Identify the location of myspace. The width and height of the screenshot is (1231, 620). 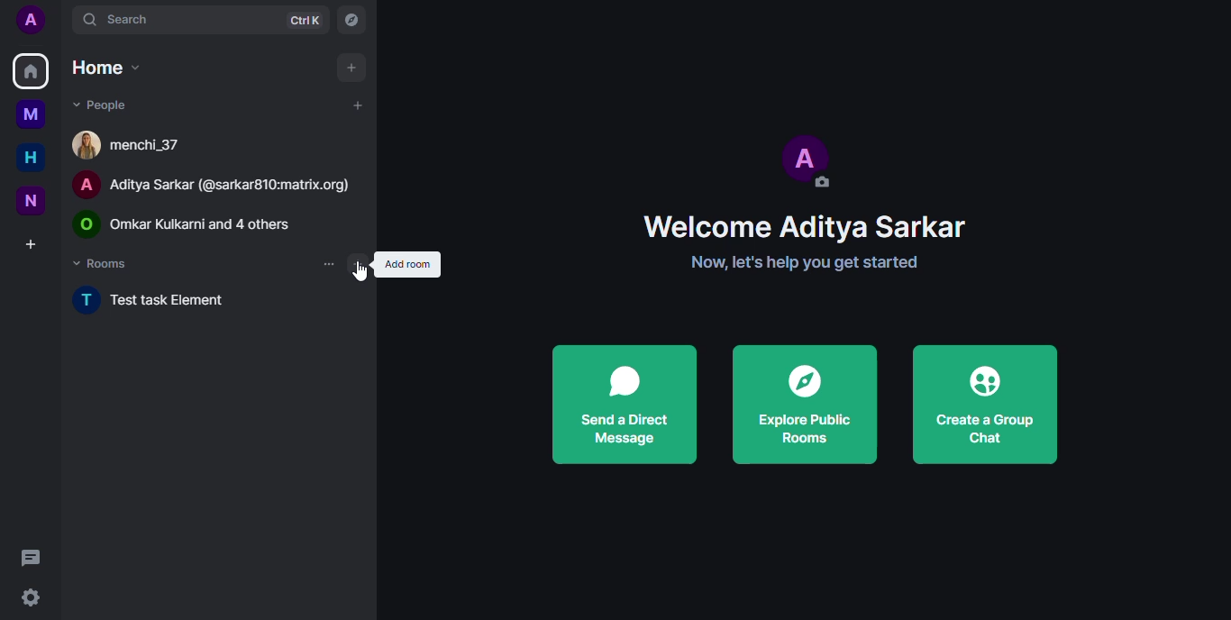
(31, 114).